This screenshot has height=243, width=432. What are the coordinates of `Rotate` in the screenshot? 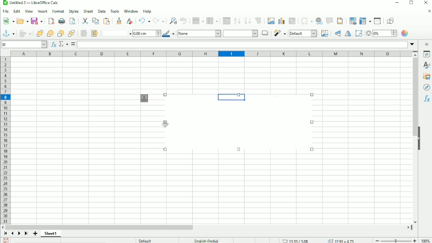 It's located at (358, 33).